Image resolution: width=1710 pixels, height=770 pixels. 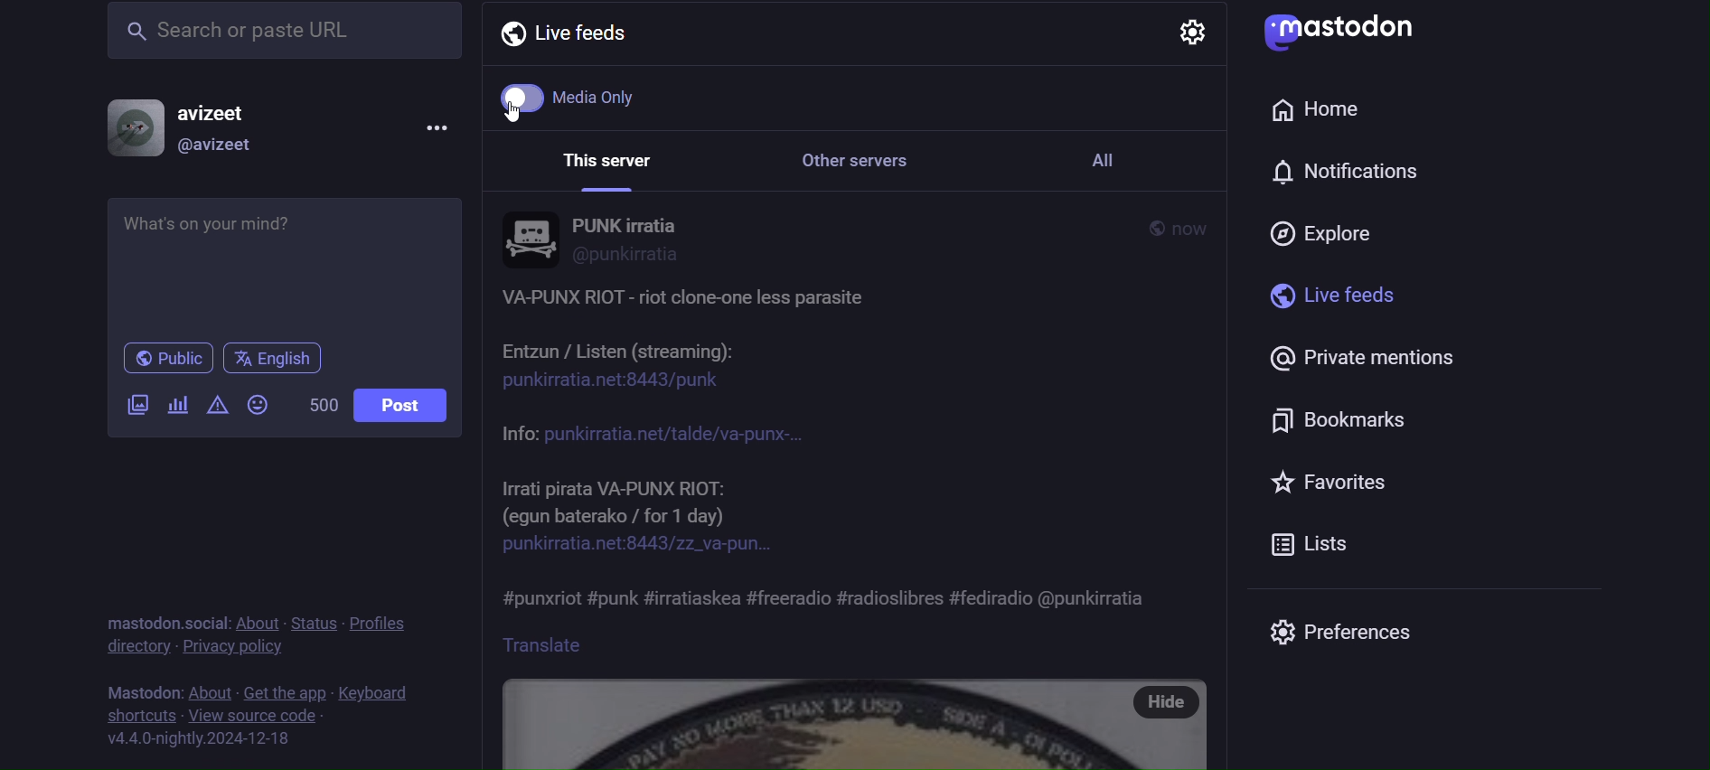 What do you see at coordinates (1193, 229) in the screenshot?
I see `now` at bounding box center [1193, 229].